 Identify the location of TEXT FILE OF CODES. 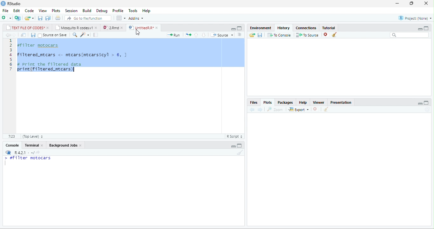
(25, 27).